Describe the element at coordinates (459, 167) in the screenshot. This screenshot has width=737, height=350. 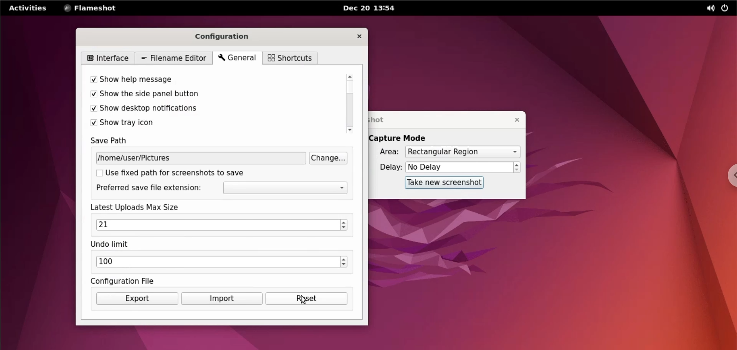
I see `delay options` at that location.